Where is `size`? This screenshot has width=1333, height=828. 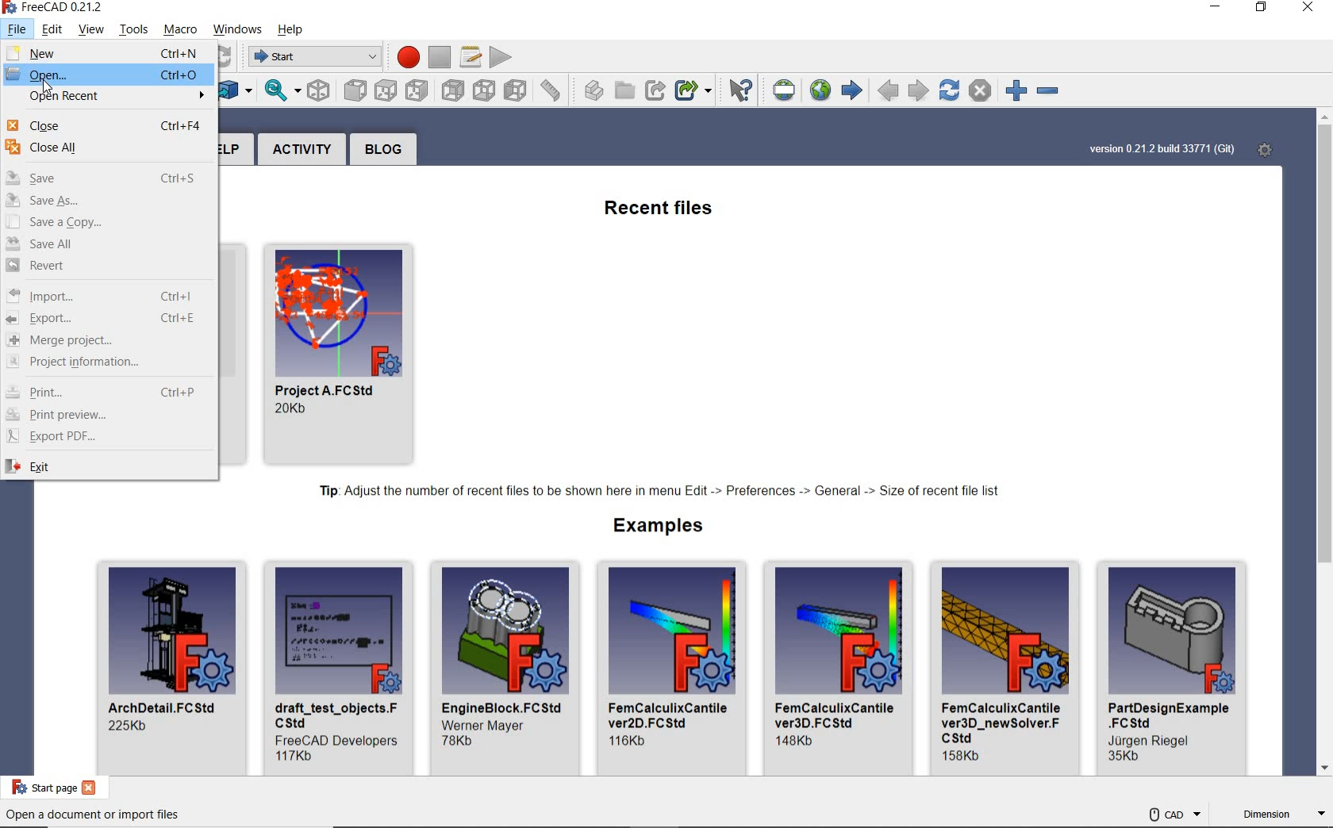 size is located at coordinates (964, 757).